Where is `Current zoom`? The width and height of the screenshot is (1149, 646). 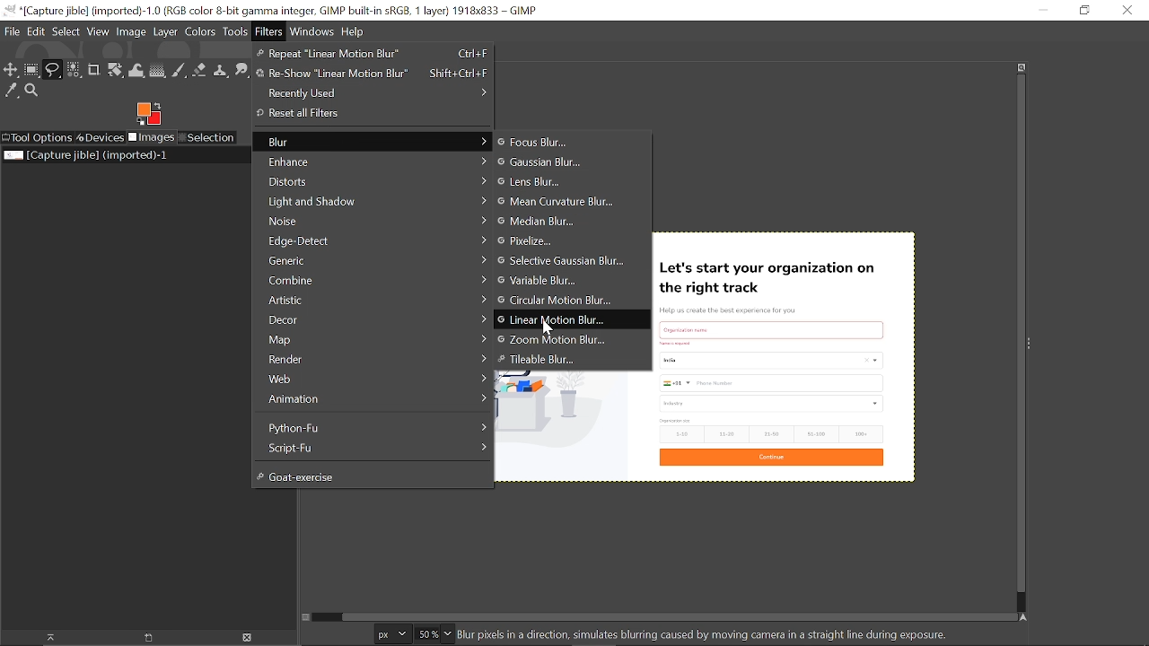
Current zoom is located at coordinates (425, 633).